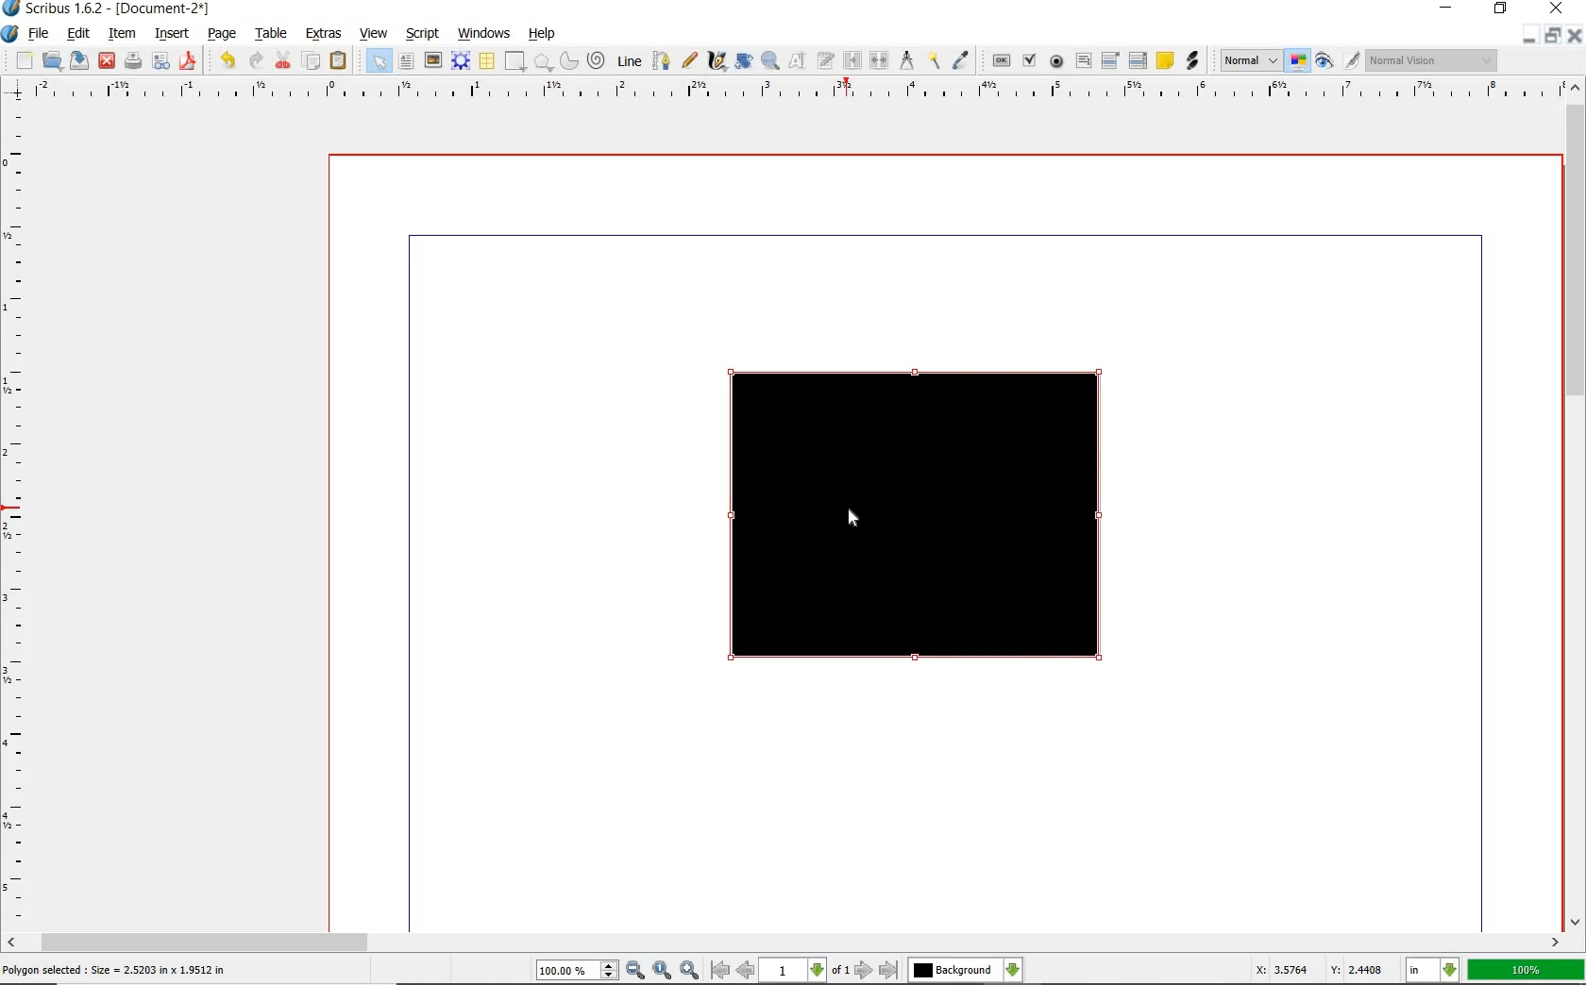 The width and height of the screenshot is (1586, 985). I want to click on shape, so click(917, 516).